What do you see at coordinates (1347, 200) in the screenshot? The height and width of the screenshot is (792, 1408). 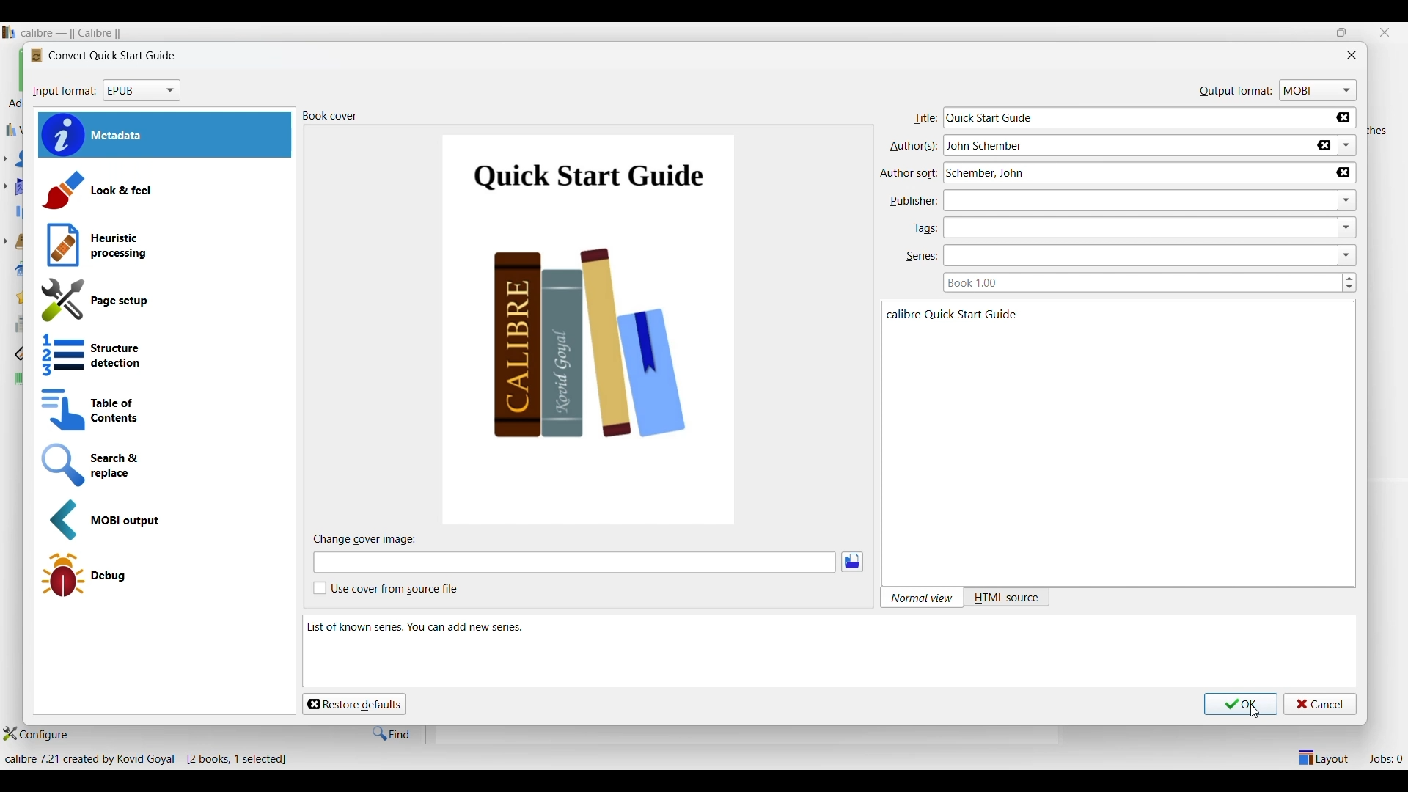 I see `dropdown` at bounding box center [1347, 200].